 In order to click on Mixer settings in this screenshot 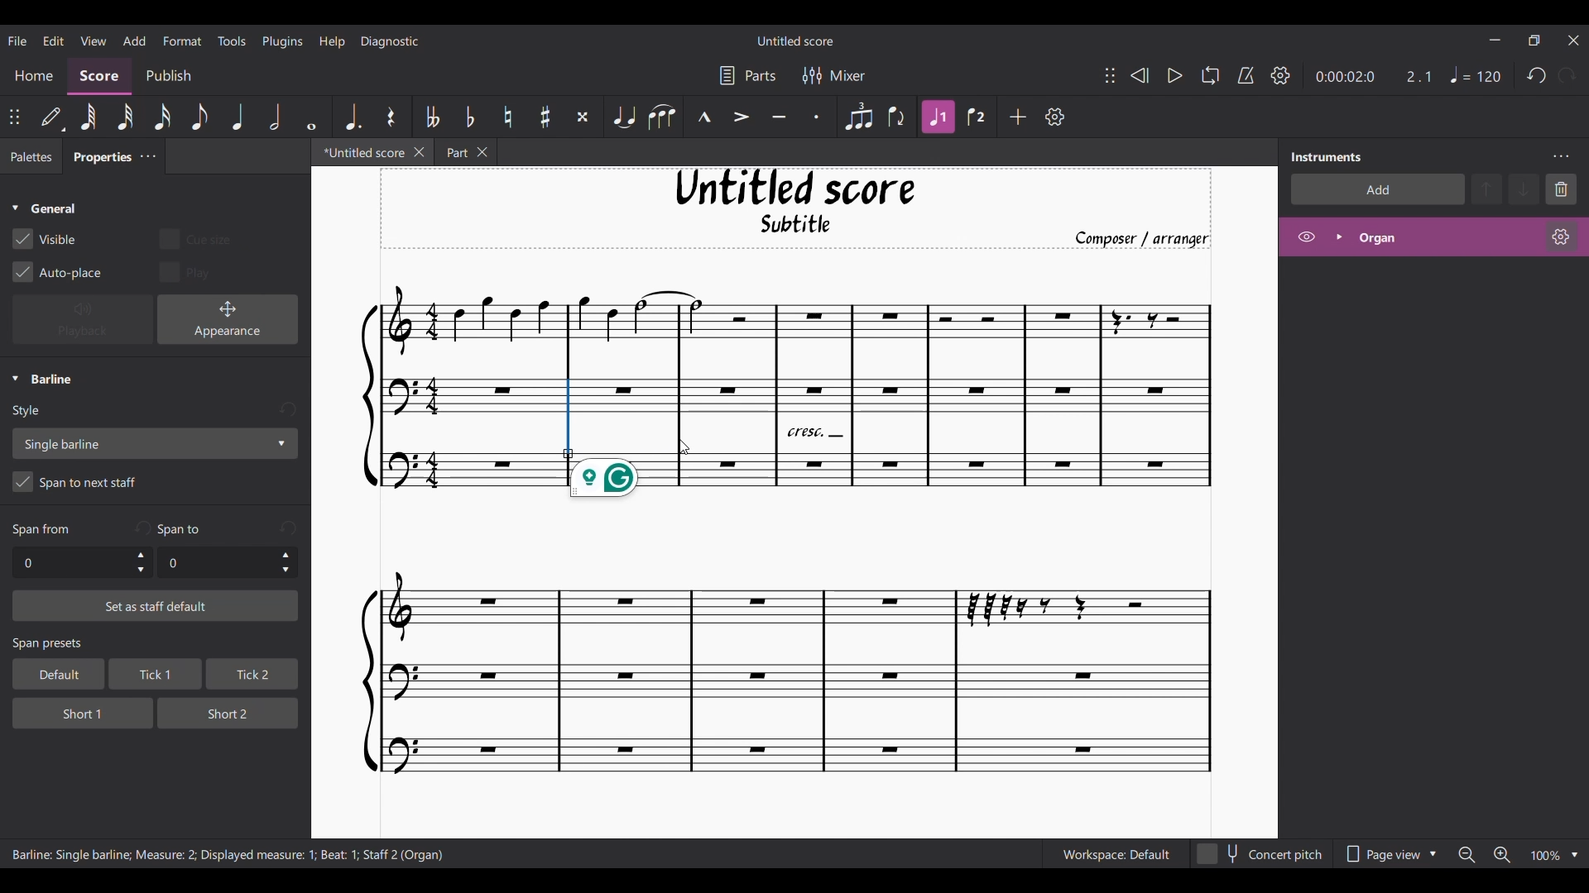, I will do `click(834, 75)`.